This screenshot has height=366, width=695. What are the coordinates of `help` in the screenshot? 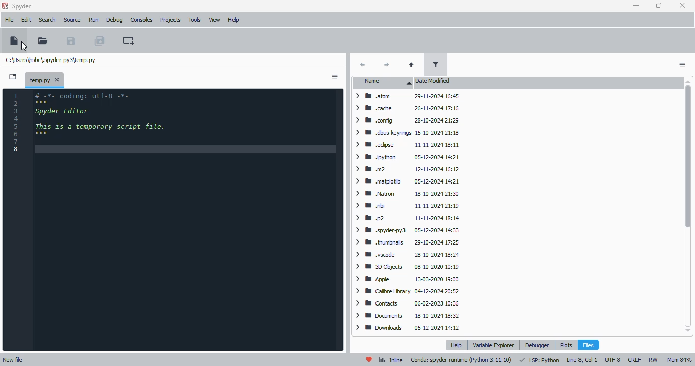 It's located at (456, 345).